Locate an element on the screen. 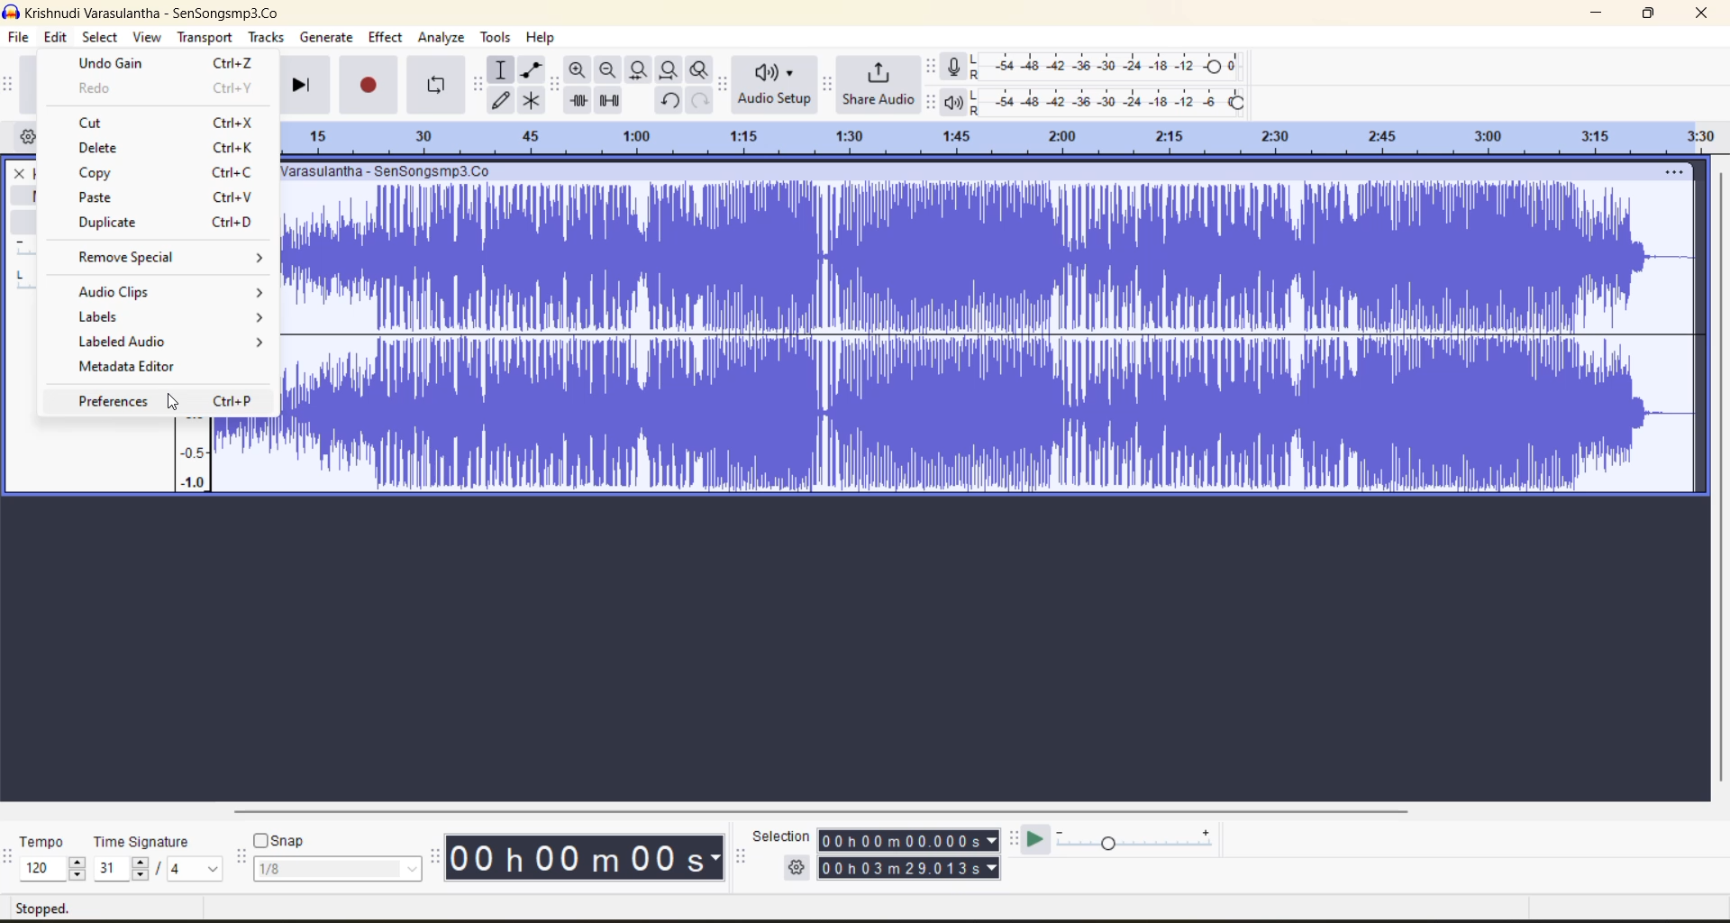 The image size is (1730, 923). maximize is located at coordinates (1653, 14).